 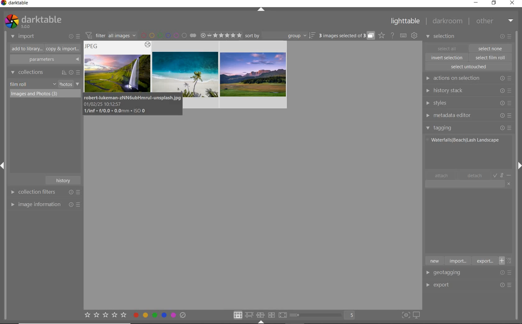 What do you see at coordinates (105, 316) in the screenshot?
I see `set star rating for selected images` at bounding box center [105, 316].